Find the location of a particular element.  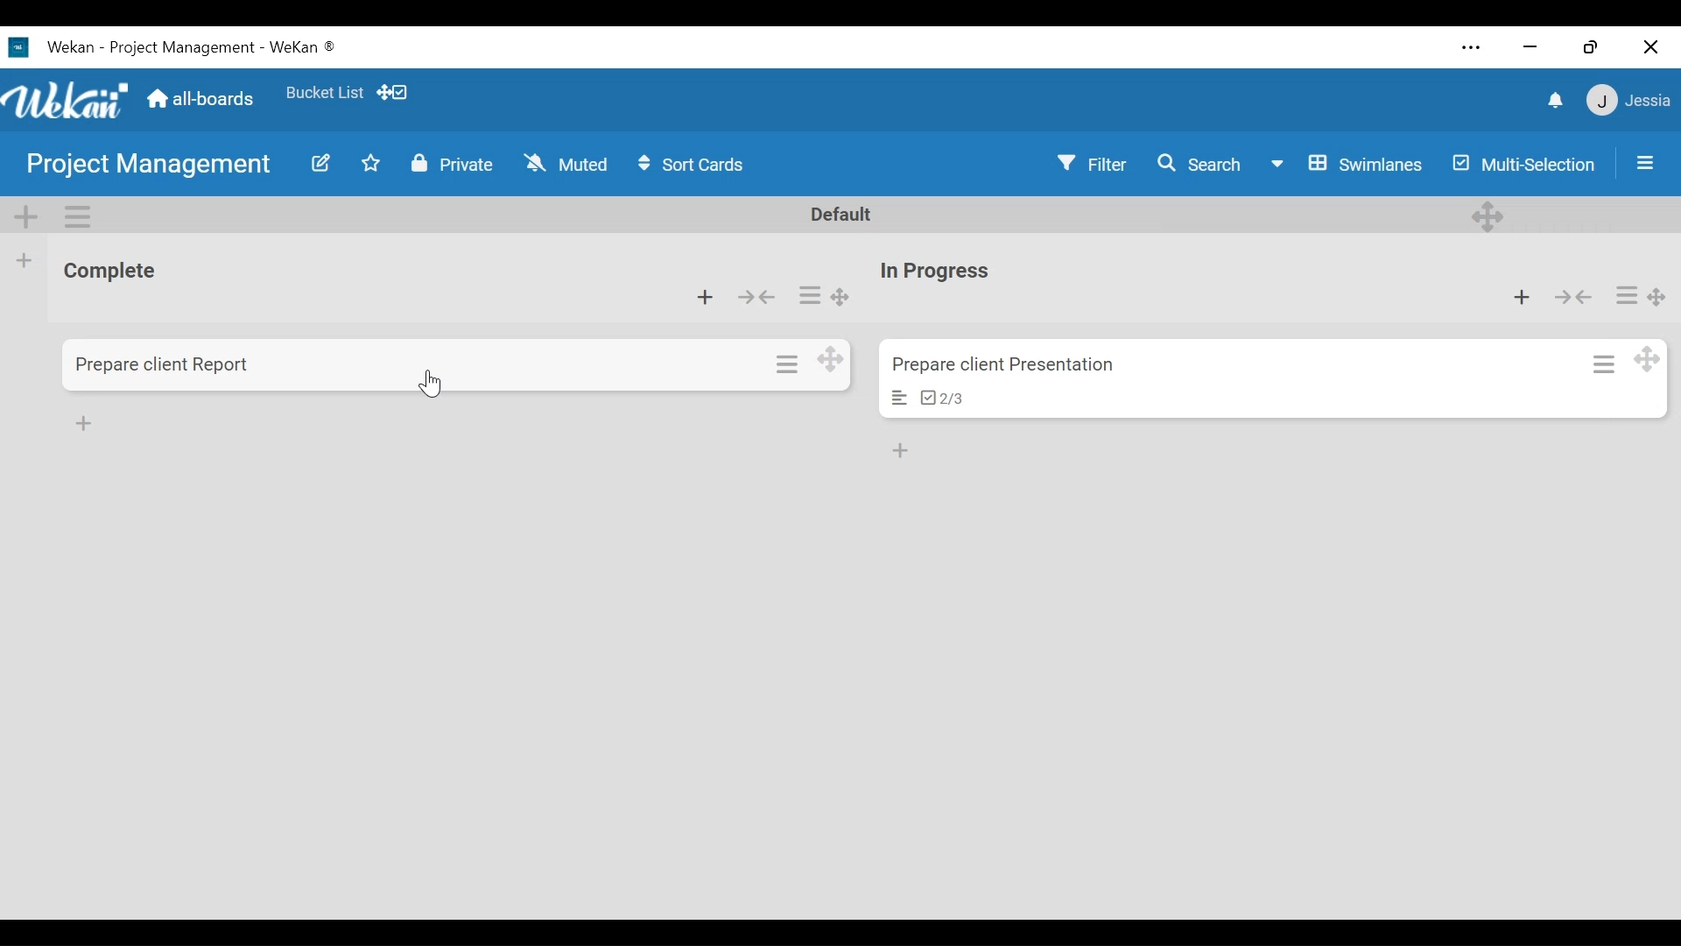

 is located at coordinates (808, 297).